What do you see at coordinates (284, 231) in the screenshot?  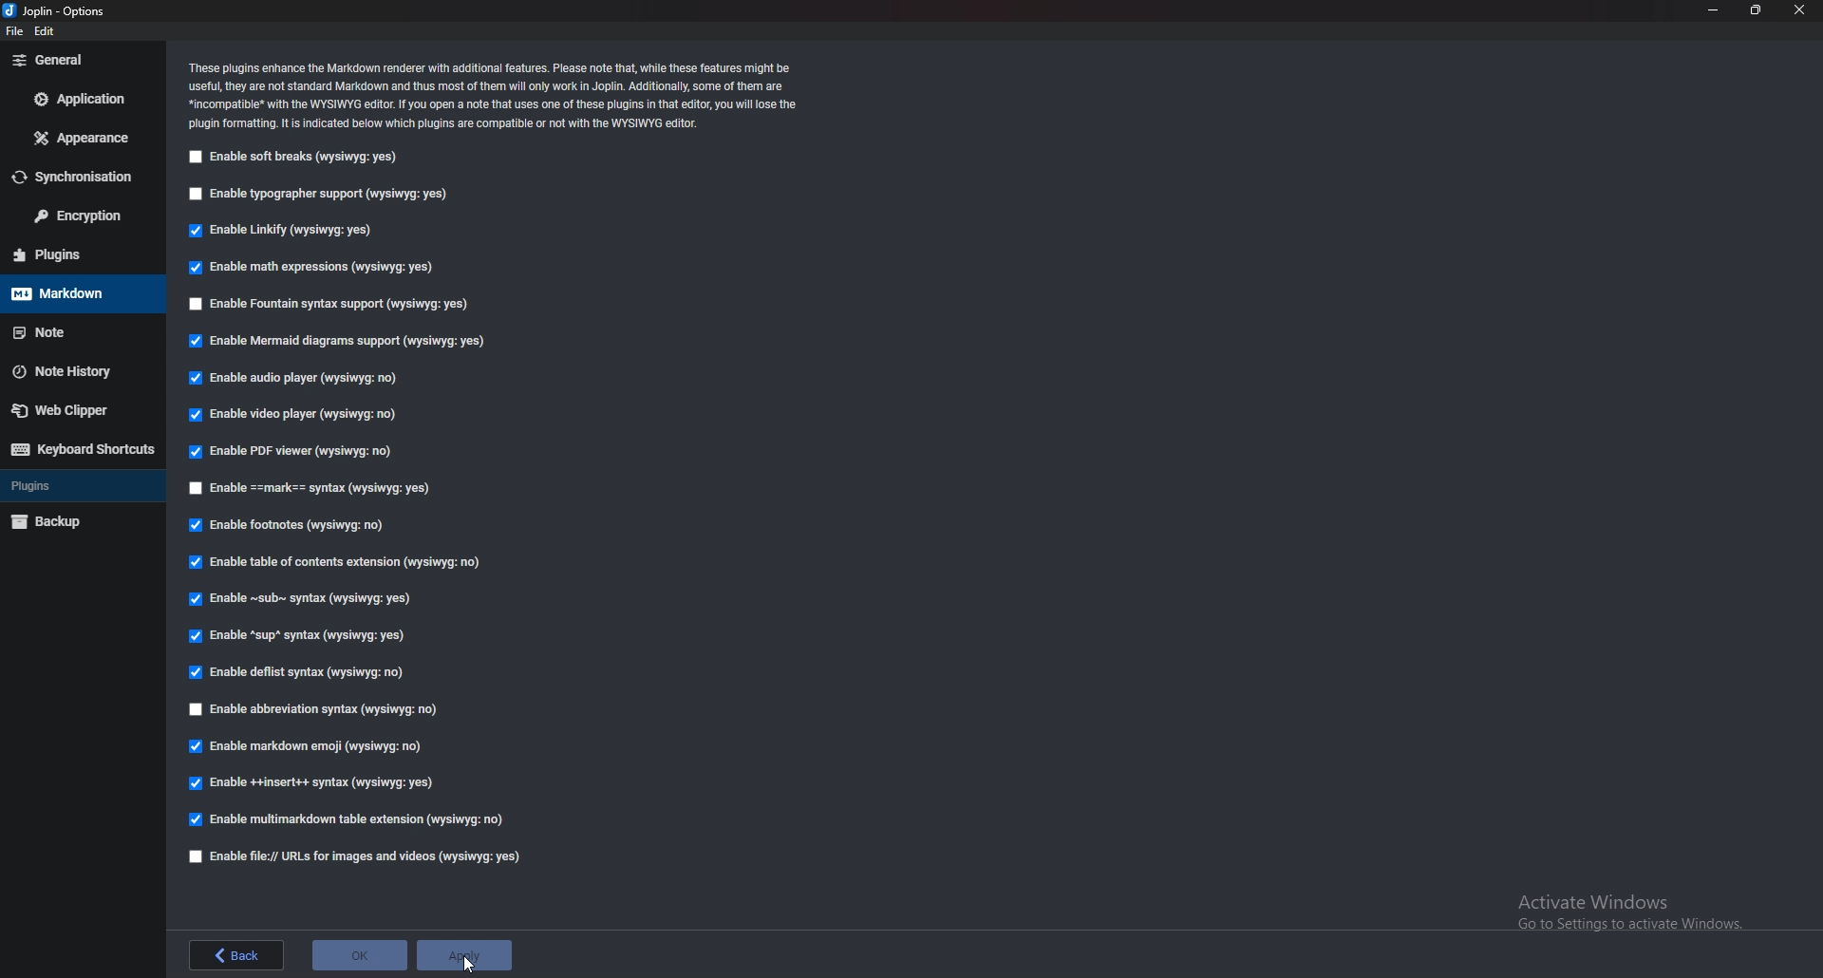 I see `Enable Linkify` at bounding box center [284, 231].